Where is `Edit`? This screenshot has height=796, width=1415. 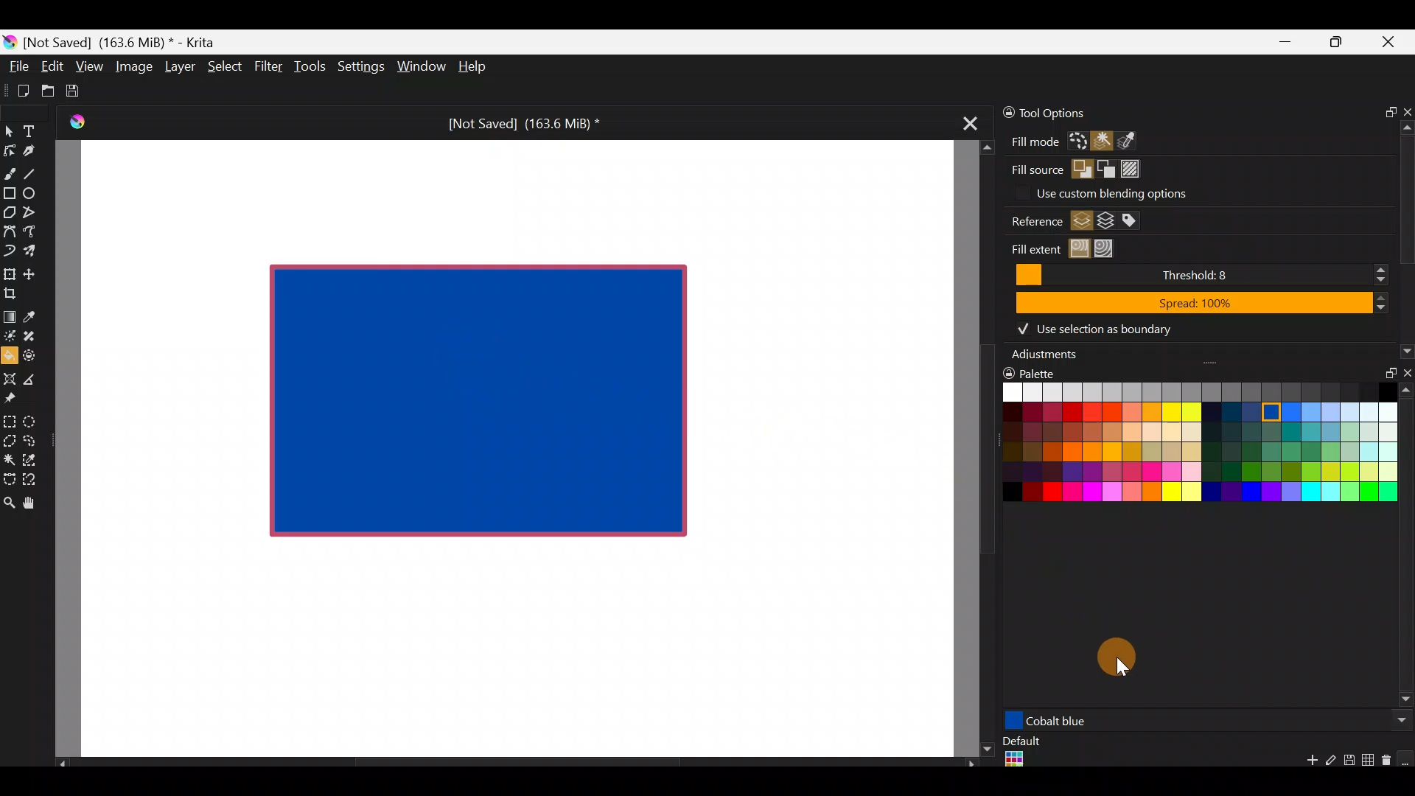
Edit is located at coordinates (52, 67).